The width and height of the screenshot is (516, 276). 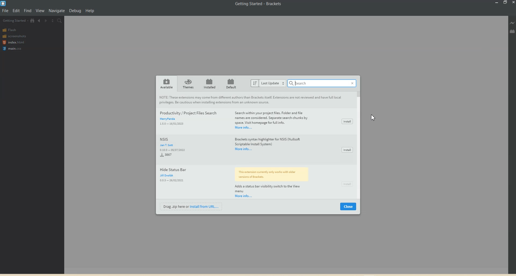 What do you see at coordinates (39, 20) in the screenshot?
I see `Navigate Backwards` at bounding box center [39, 20].